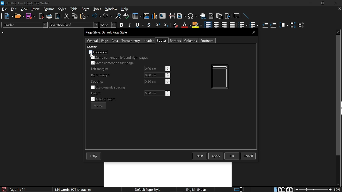  What do you see at coordinates (335, 3) in the screenshot?
I see `Close` at bounding box center [335, 3].